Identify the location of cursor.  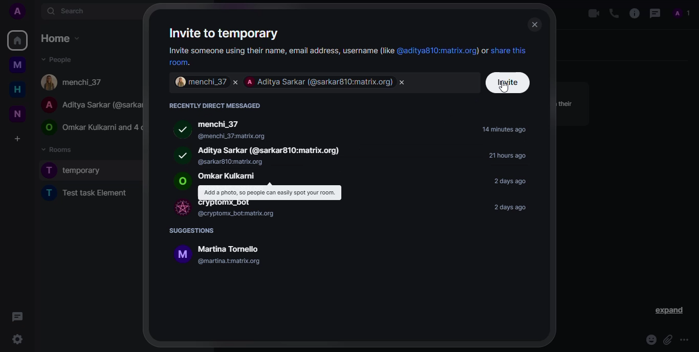
(502, 87).